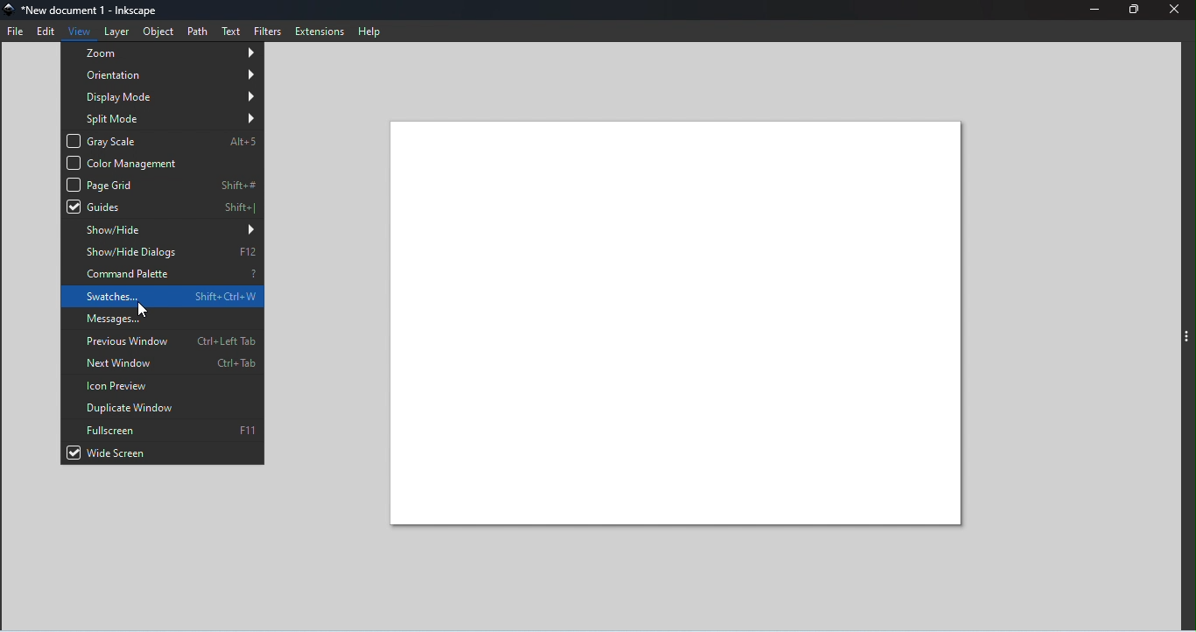 The height and width of the screenshot is (632, 1196). I want to click on Display mode, so click(162, 95).